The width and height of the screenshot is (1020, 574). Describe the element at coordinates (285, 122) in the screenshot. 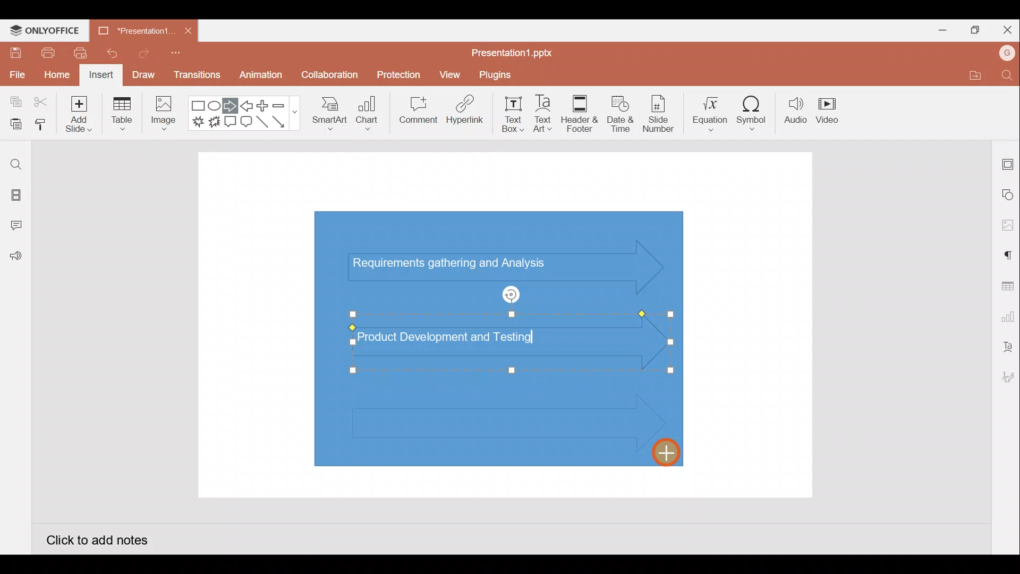

I see `Arrow` at that location.